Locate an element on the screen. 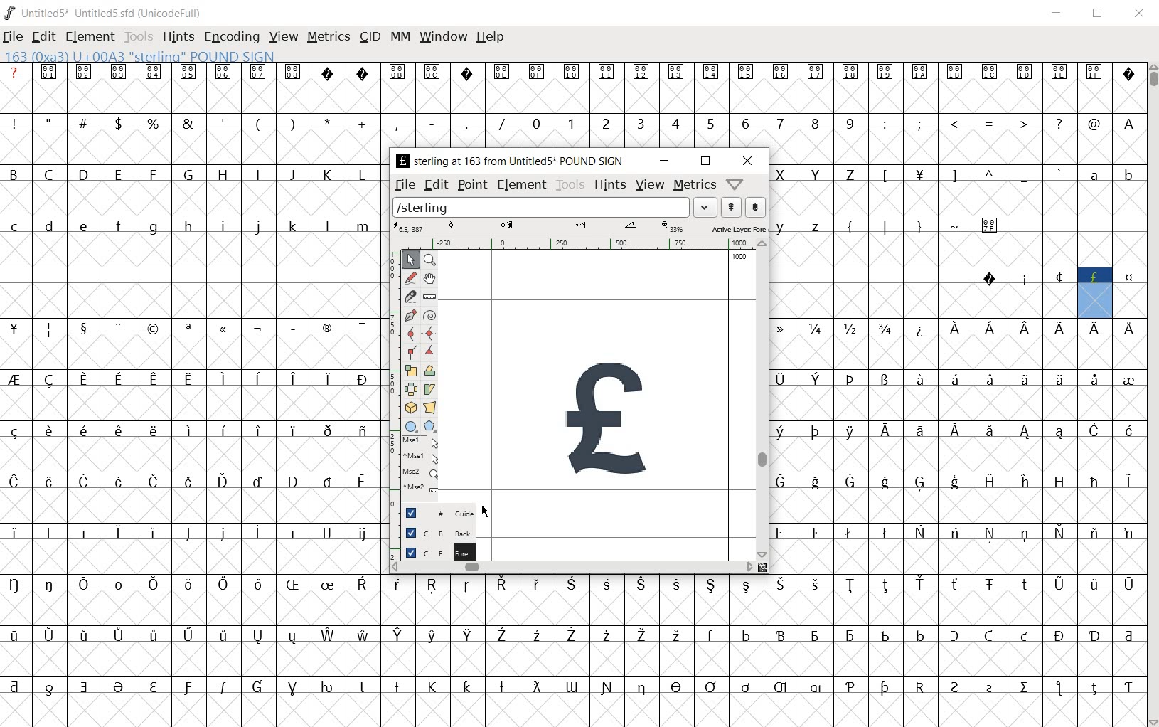 This screenshot has width=1159, height=727. Symbol is located at coordinates (362, 378).